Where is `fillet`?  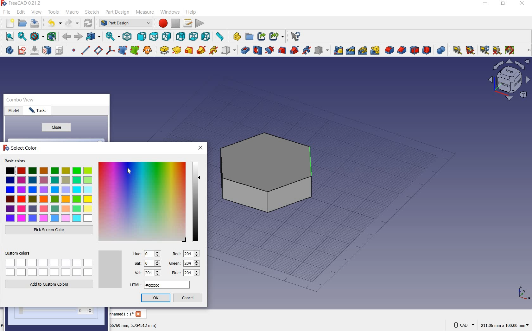 fillet is located at coordinates (389, 50).